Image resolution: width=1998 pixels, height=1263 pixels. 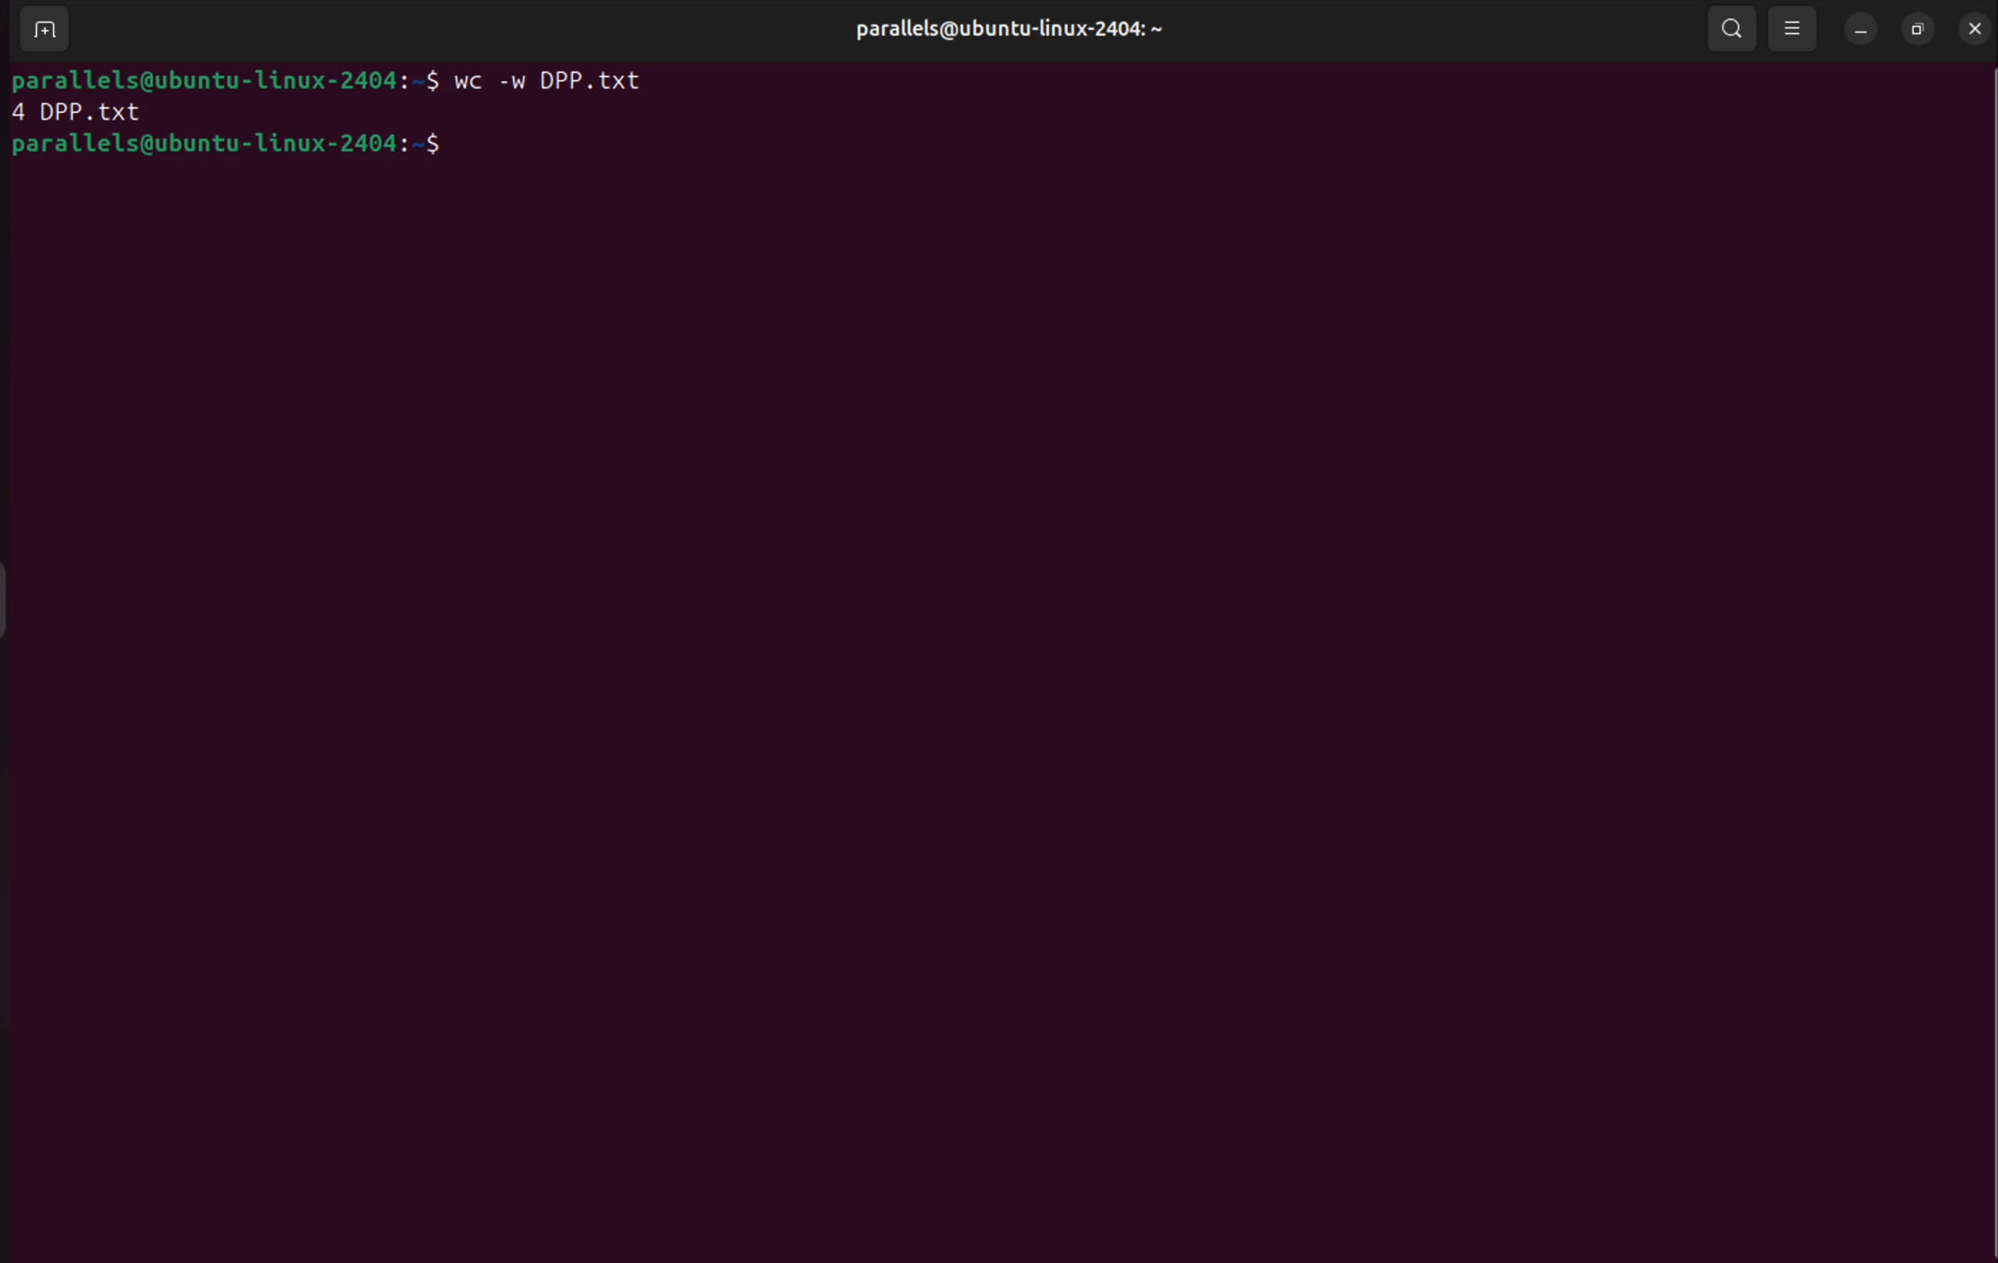 I want to click on close, so click(x=1977, y=27).